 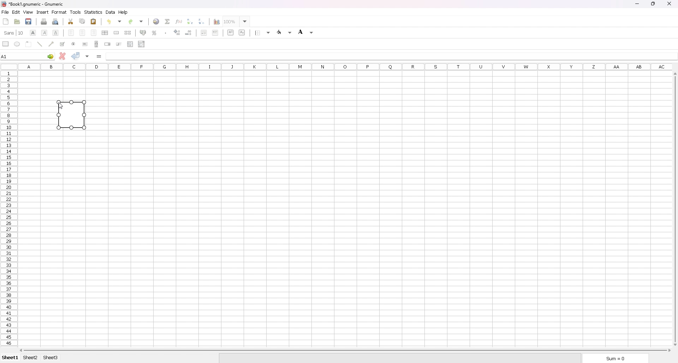 What do you see at coordinates (114, 21) in the screenshot?
I see `undo` at bounding box center [114, 21].